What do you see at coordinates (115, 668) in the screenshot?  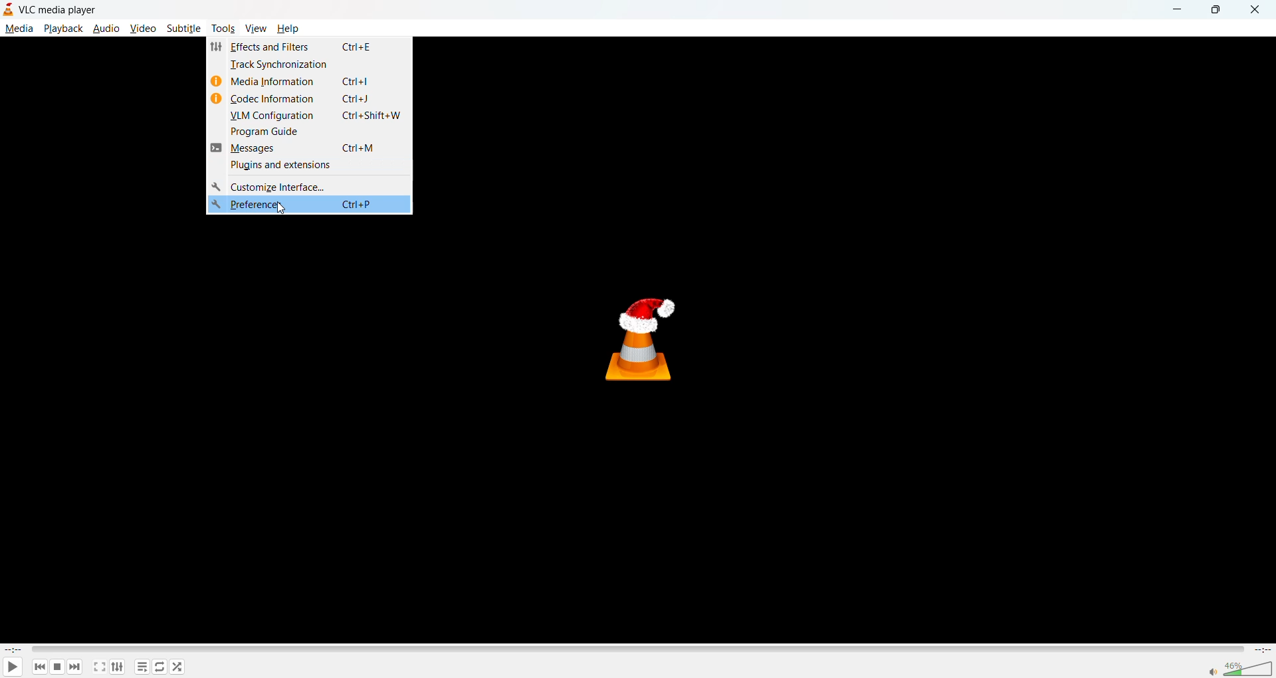 I see `settings` at bounding box center [115, 668].